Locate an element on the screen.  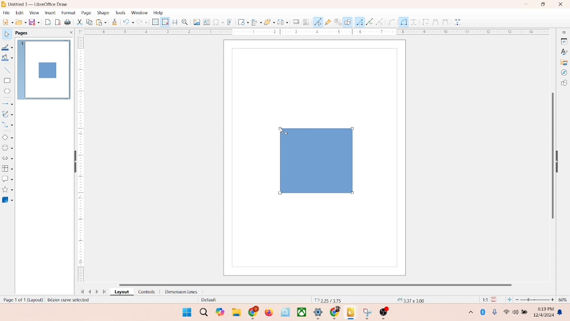
format is located at coordinates (68, 12).